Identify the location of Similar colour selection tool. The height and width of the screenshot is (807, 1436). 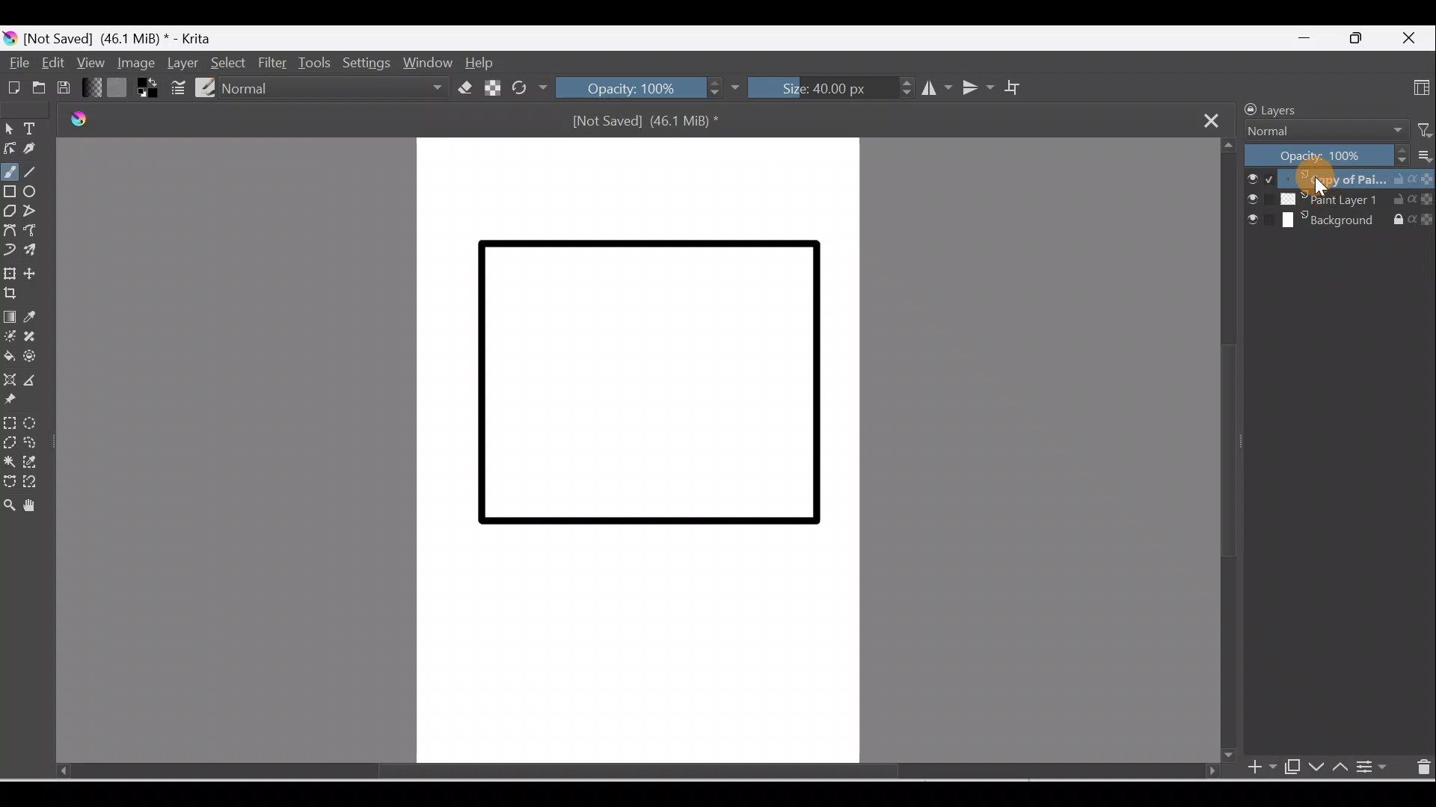
(34, 464).